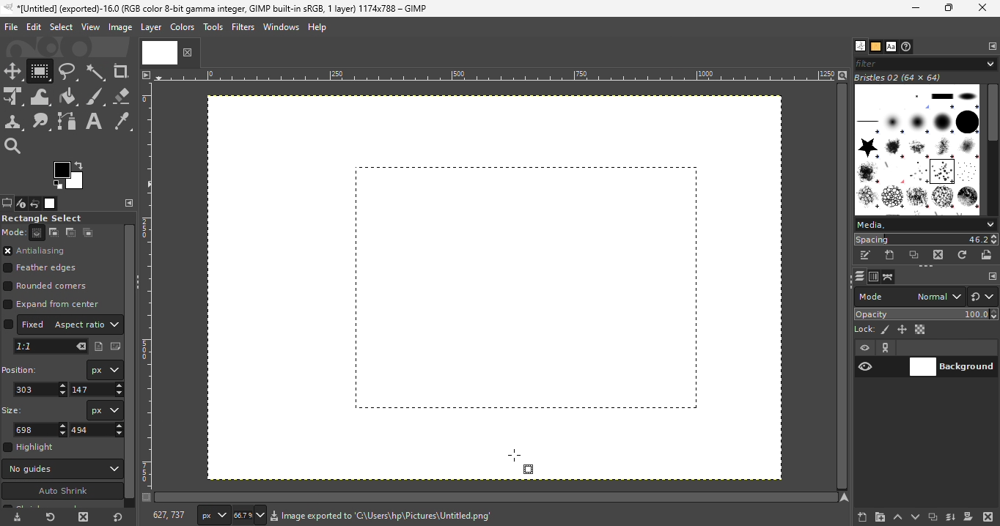 The width and height of the screenshot is (1000, 526). Describe the element at coordinates (188, 52) in the screenshot. I see `close tab` at that location.